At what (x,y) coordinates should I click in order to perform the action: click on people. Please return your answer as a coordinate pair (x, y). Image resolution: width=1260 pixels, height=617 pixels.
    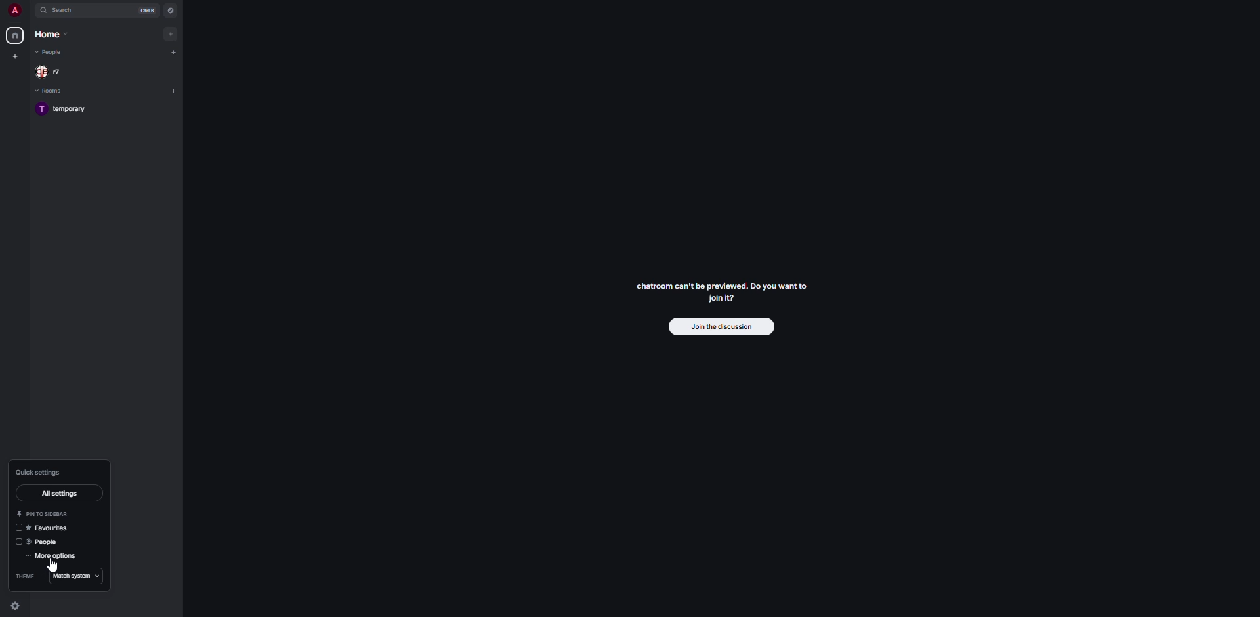
    Looking at the image, I should click on (53, 53).